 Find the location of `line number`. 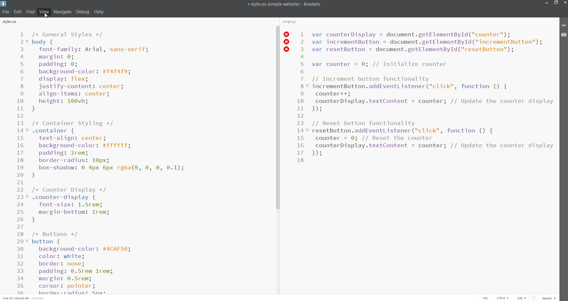

line number is located at coordinates (301, 133).